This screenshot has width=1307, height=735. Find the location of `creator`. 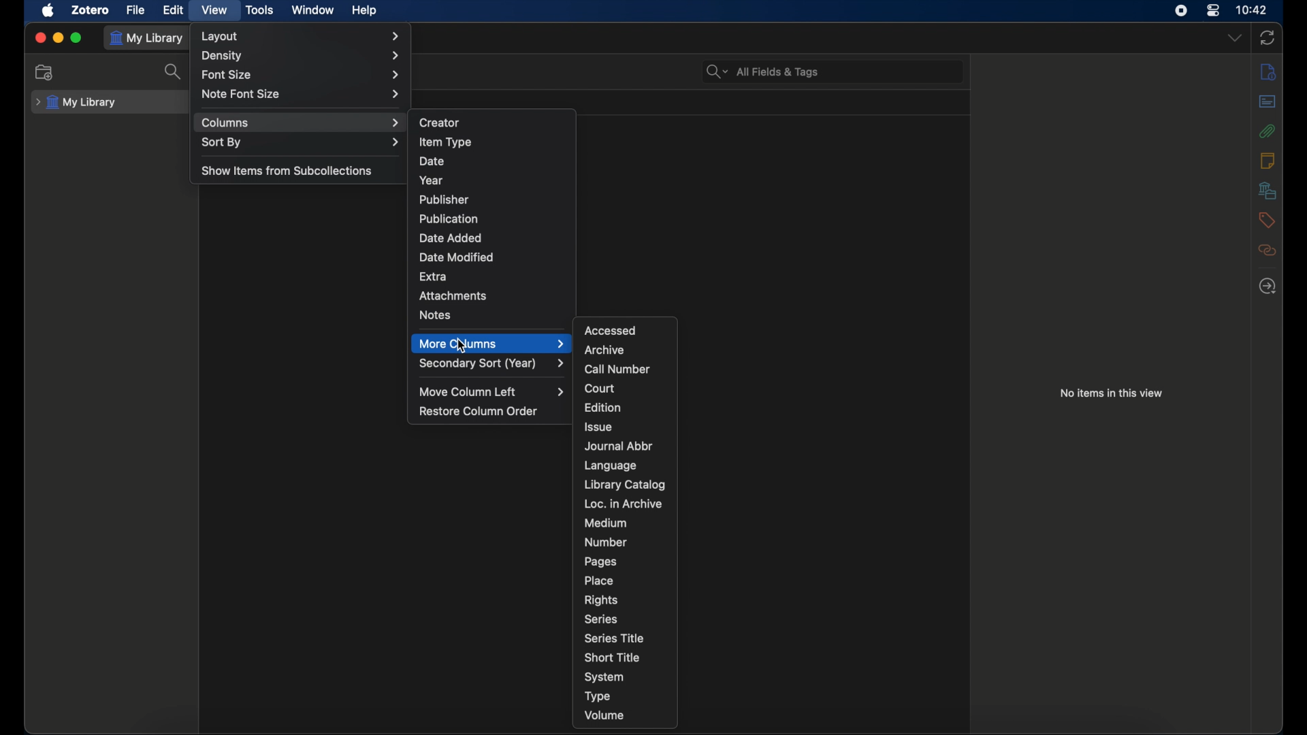

creator is located at coordinates (440, 122).